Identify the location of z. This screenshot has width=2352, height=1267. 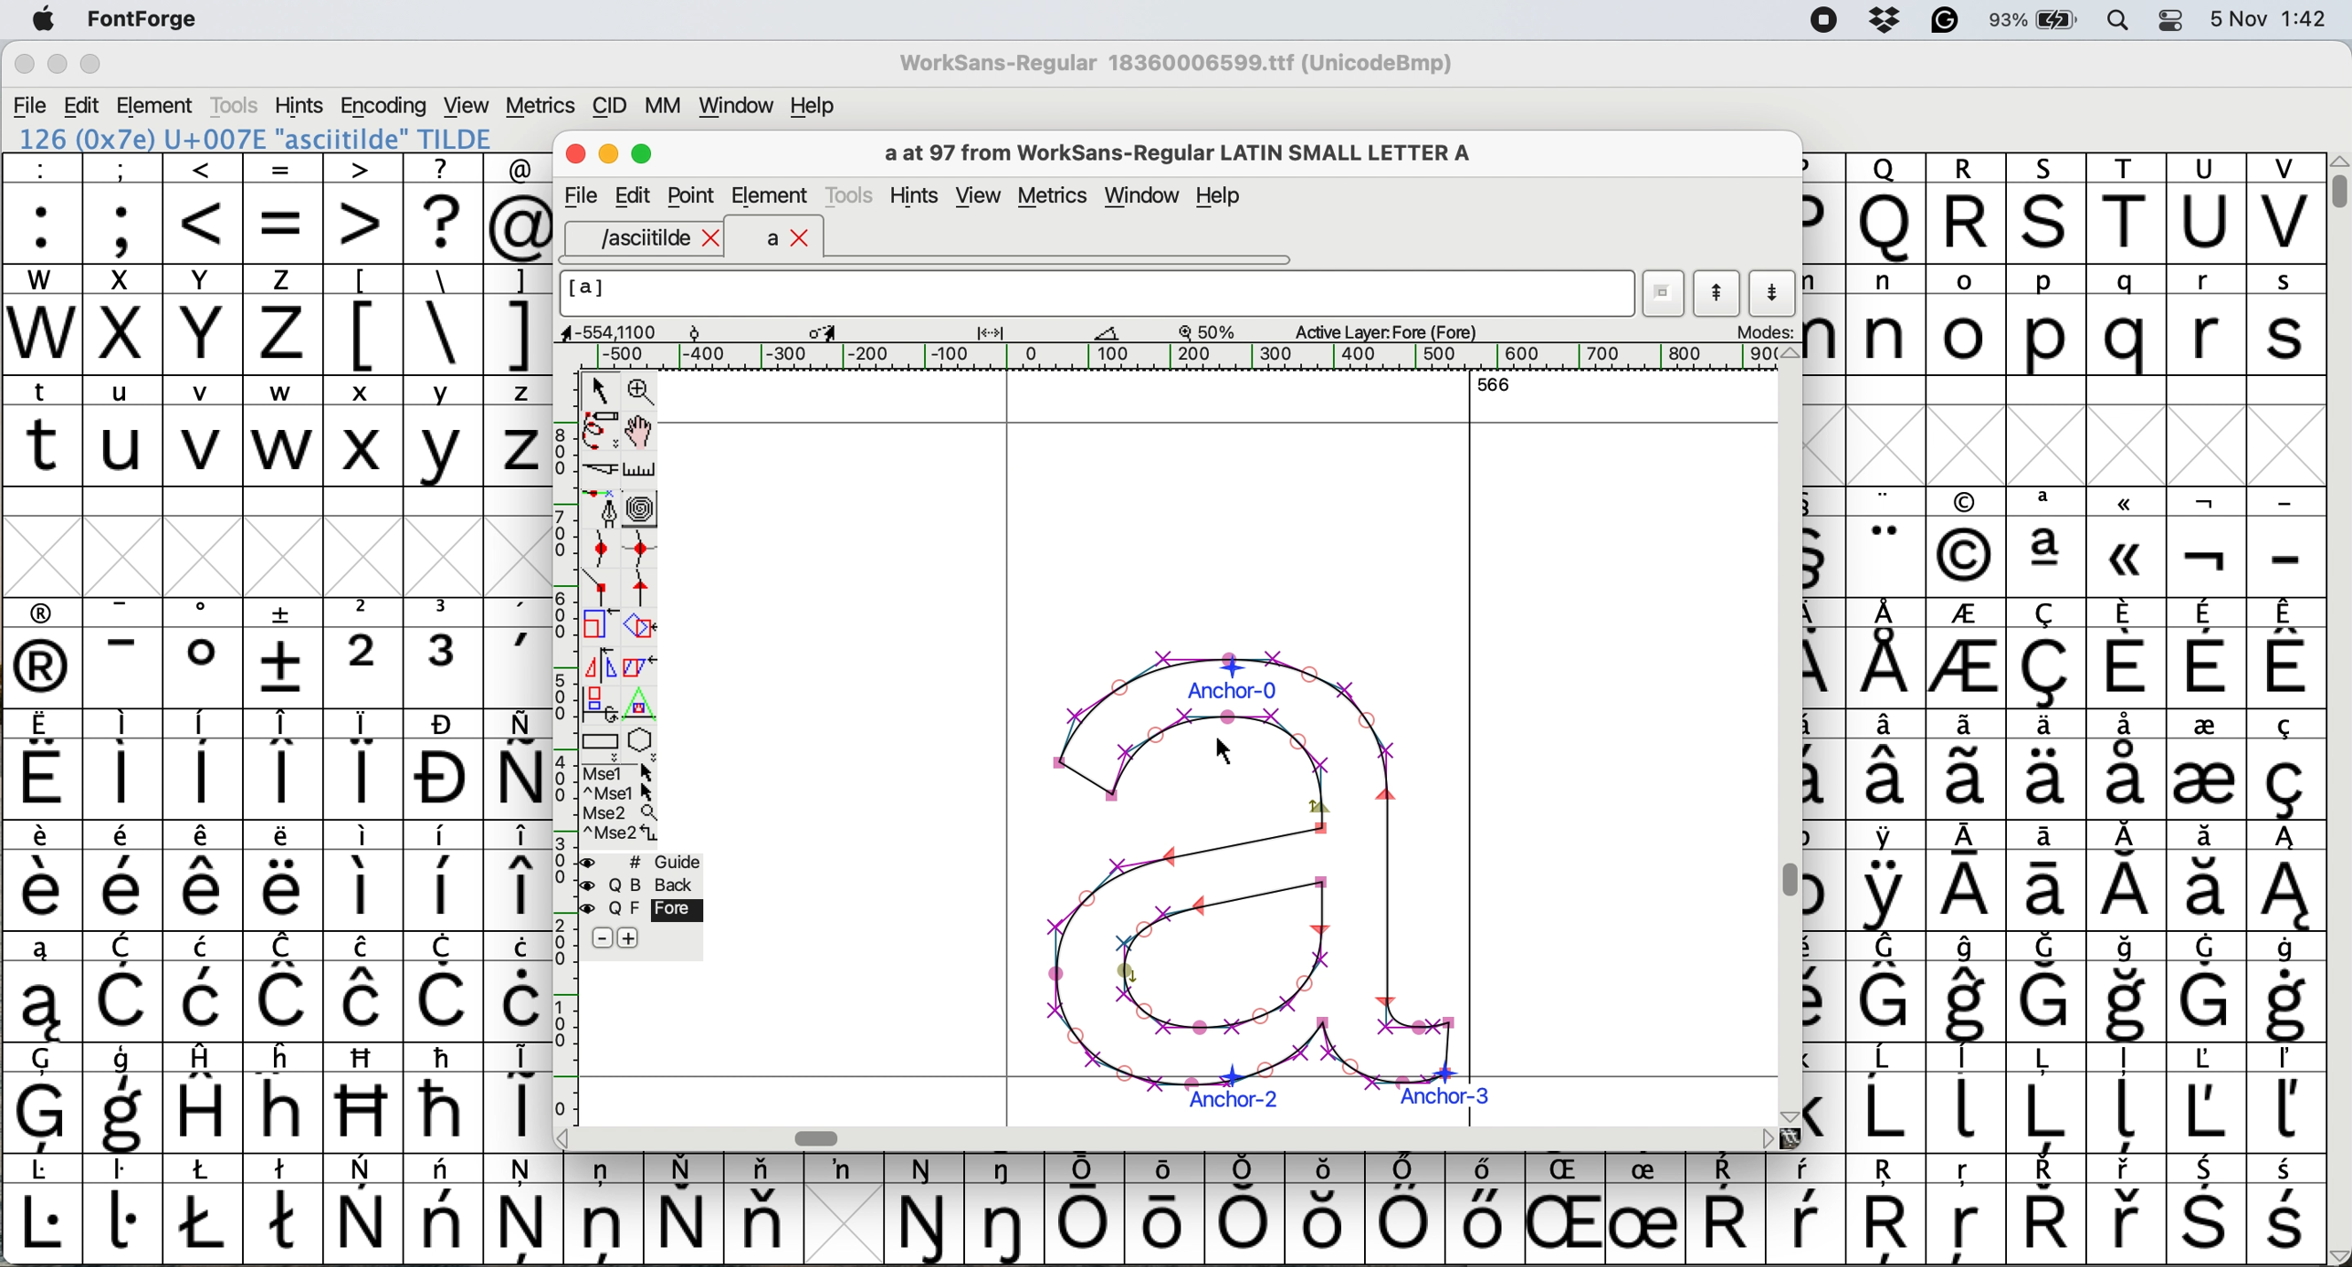
(283, 319).